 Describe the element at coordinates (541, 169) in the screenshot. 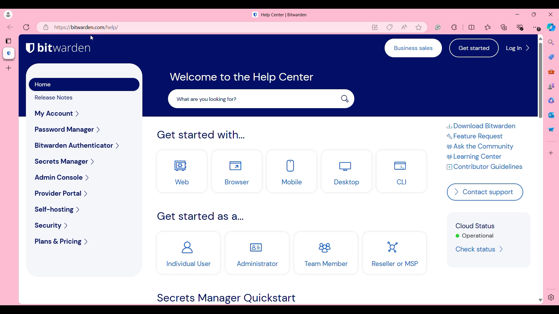

I see `Vertical slide bar` at that location.